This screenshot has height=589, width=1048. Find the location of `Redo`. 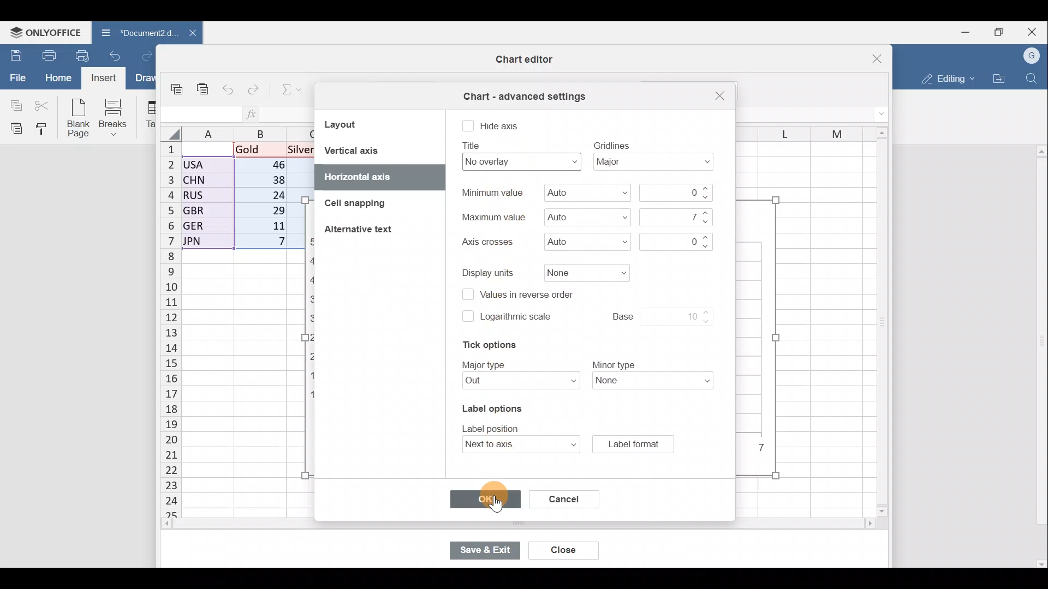

Redo is located at coordinates (144, 55).